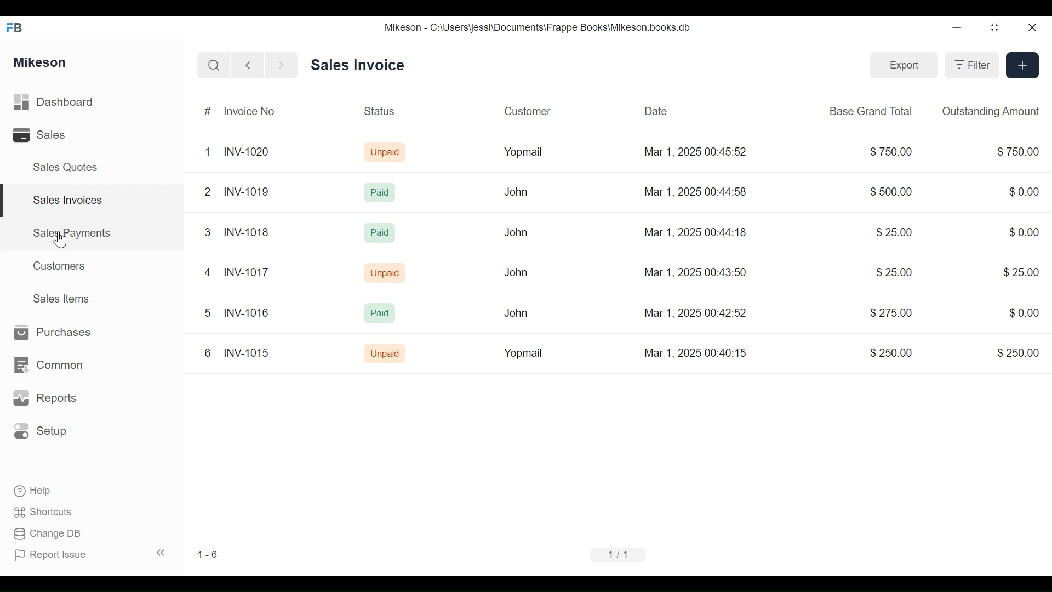 This screenshot has height=592, width=1052. Describe the element at coordinates (44, 431) in the screenshot. I see `Setup` at that location.